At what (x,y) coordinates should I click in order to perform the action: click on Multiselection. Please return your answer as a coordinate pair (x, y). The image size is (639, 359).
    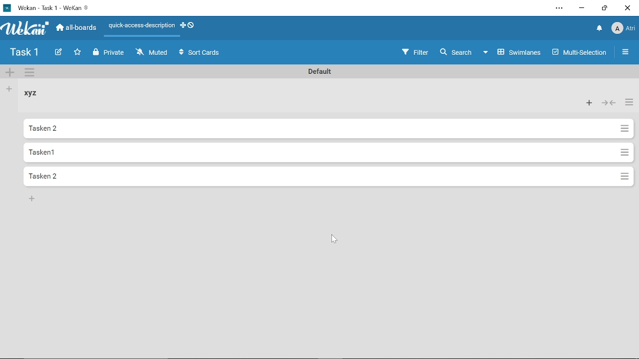
    Looking at the image, I should click on (580, 52).